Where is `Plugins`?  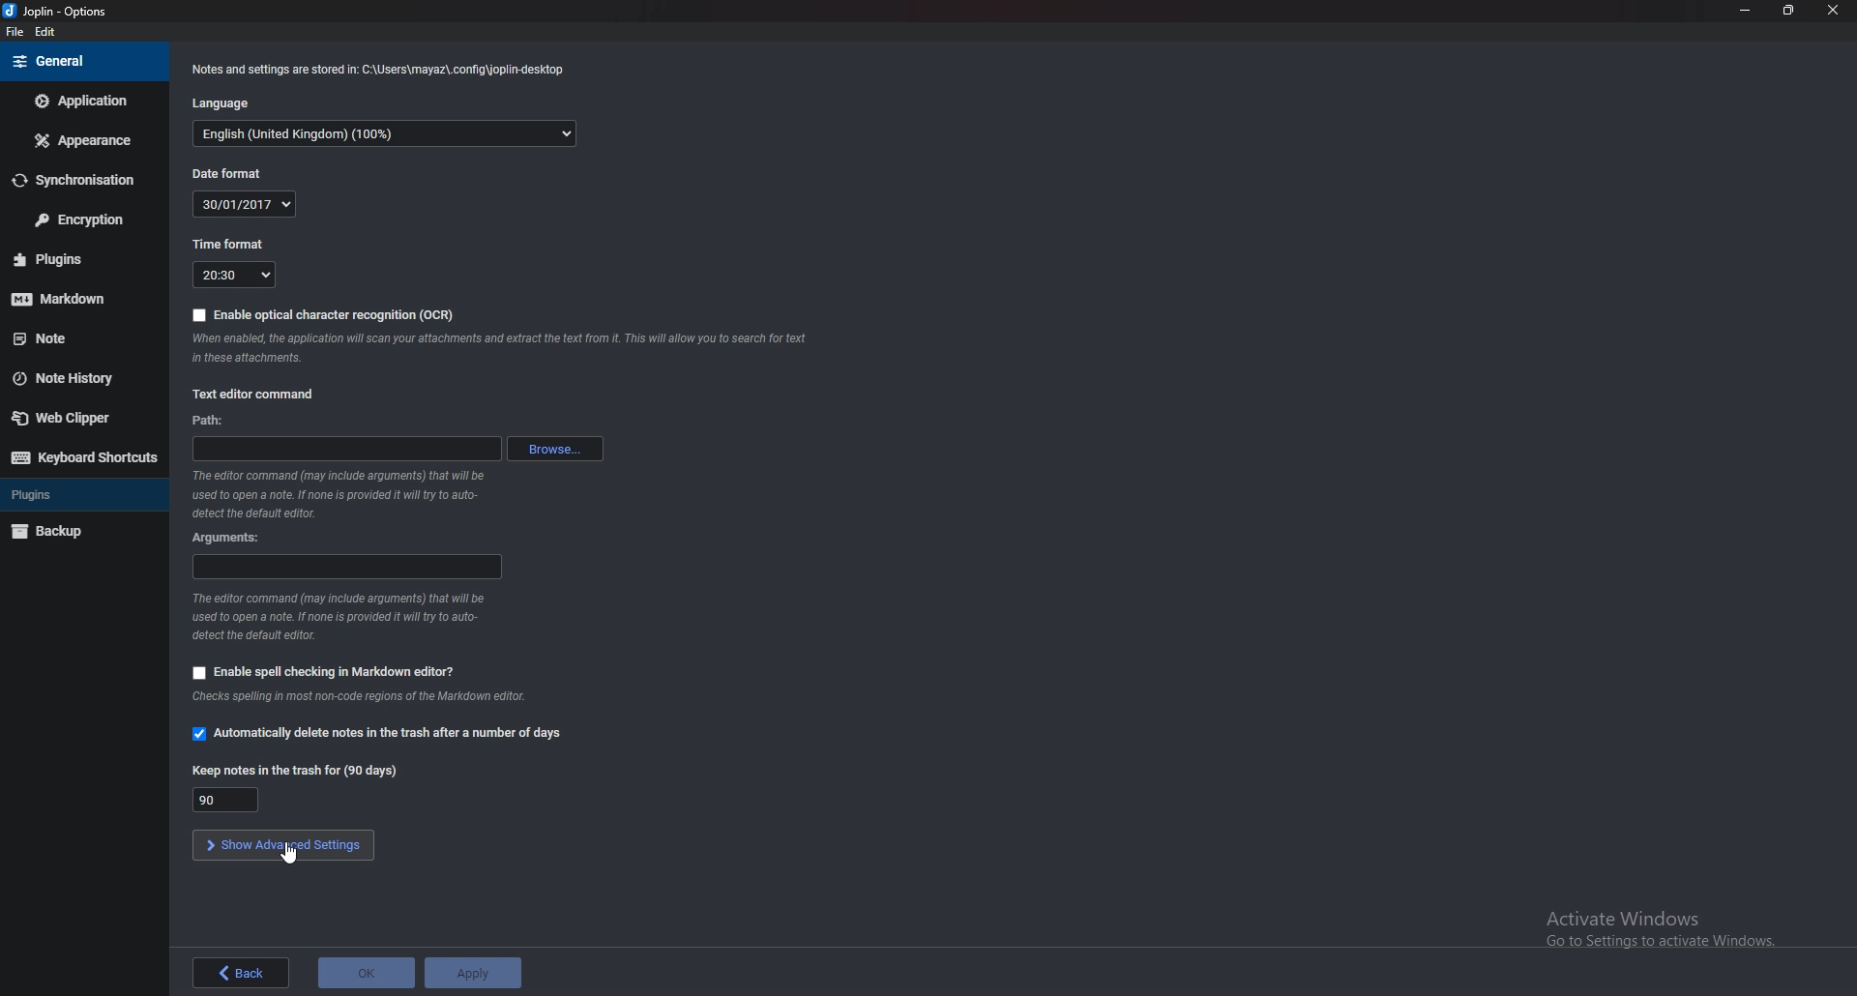
Plugins is located at coordinates (81, 494).